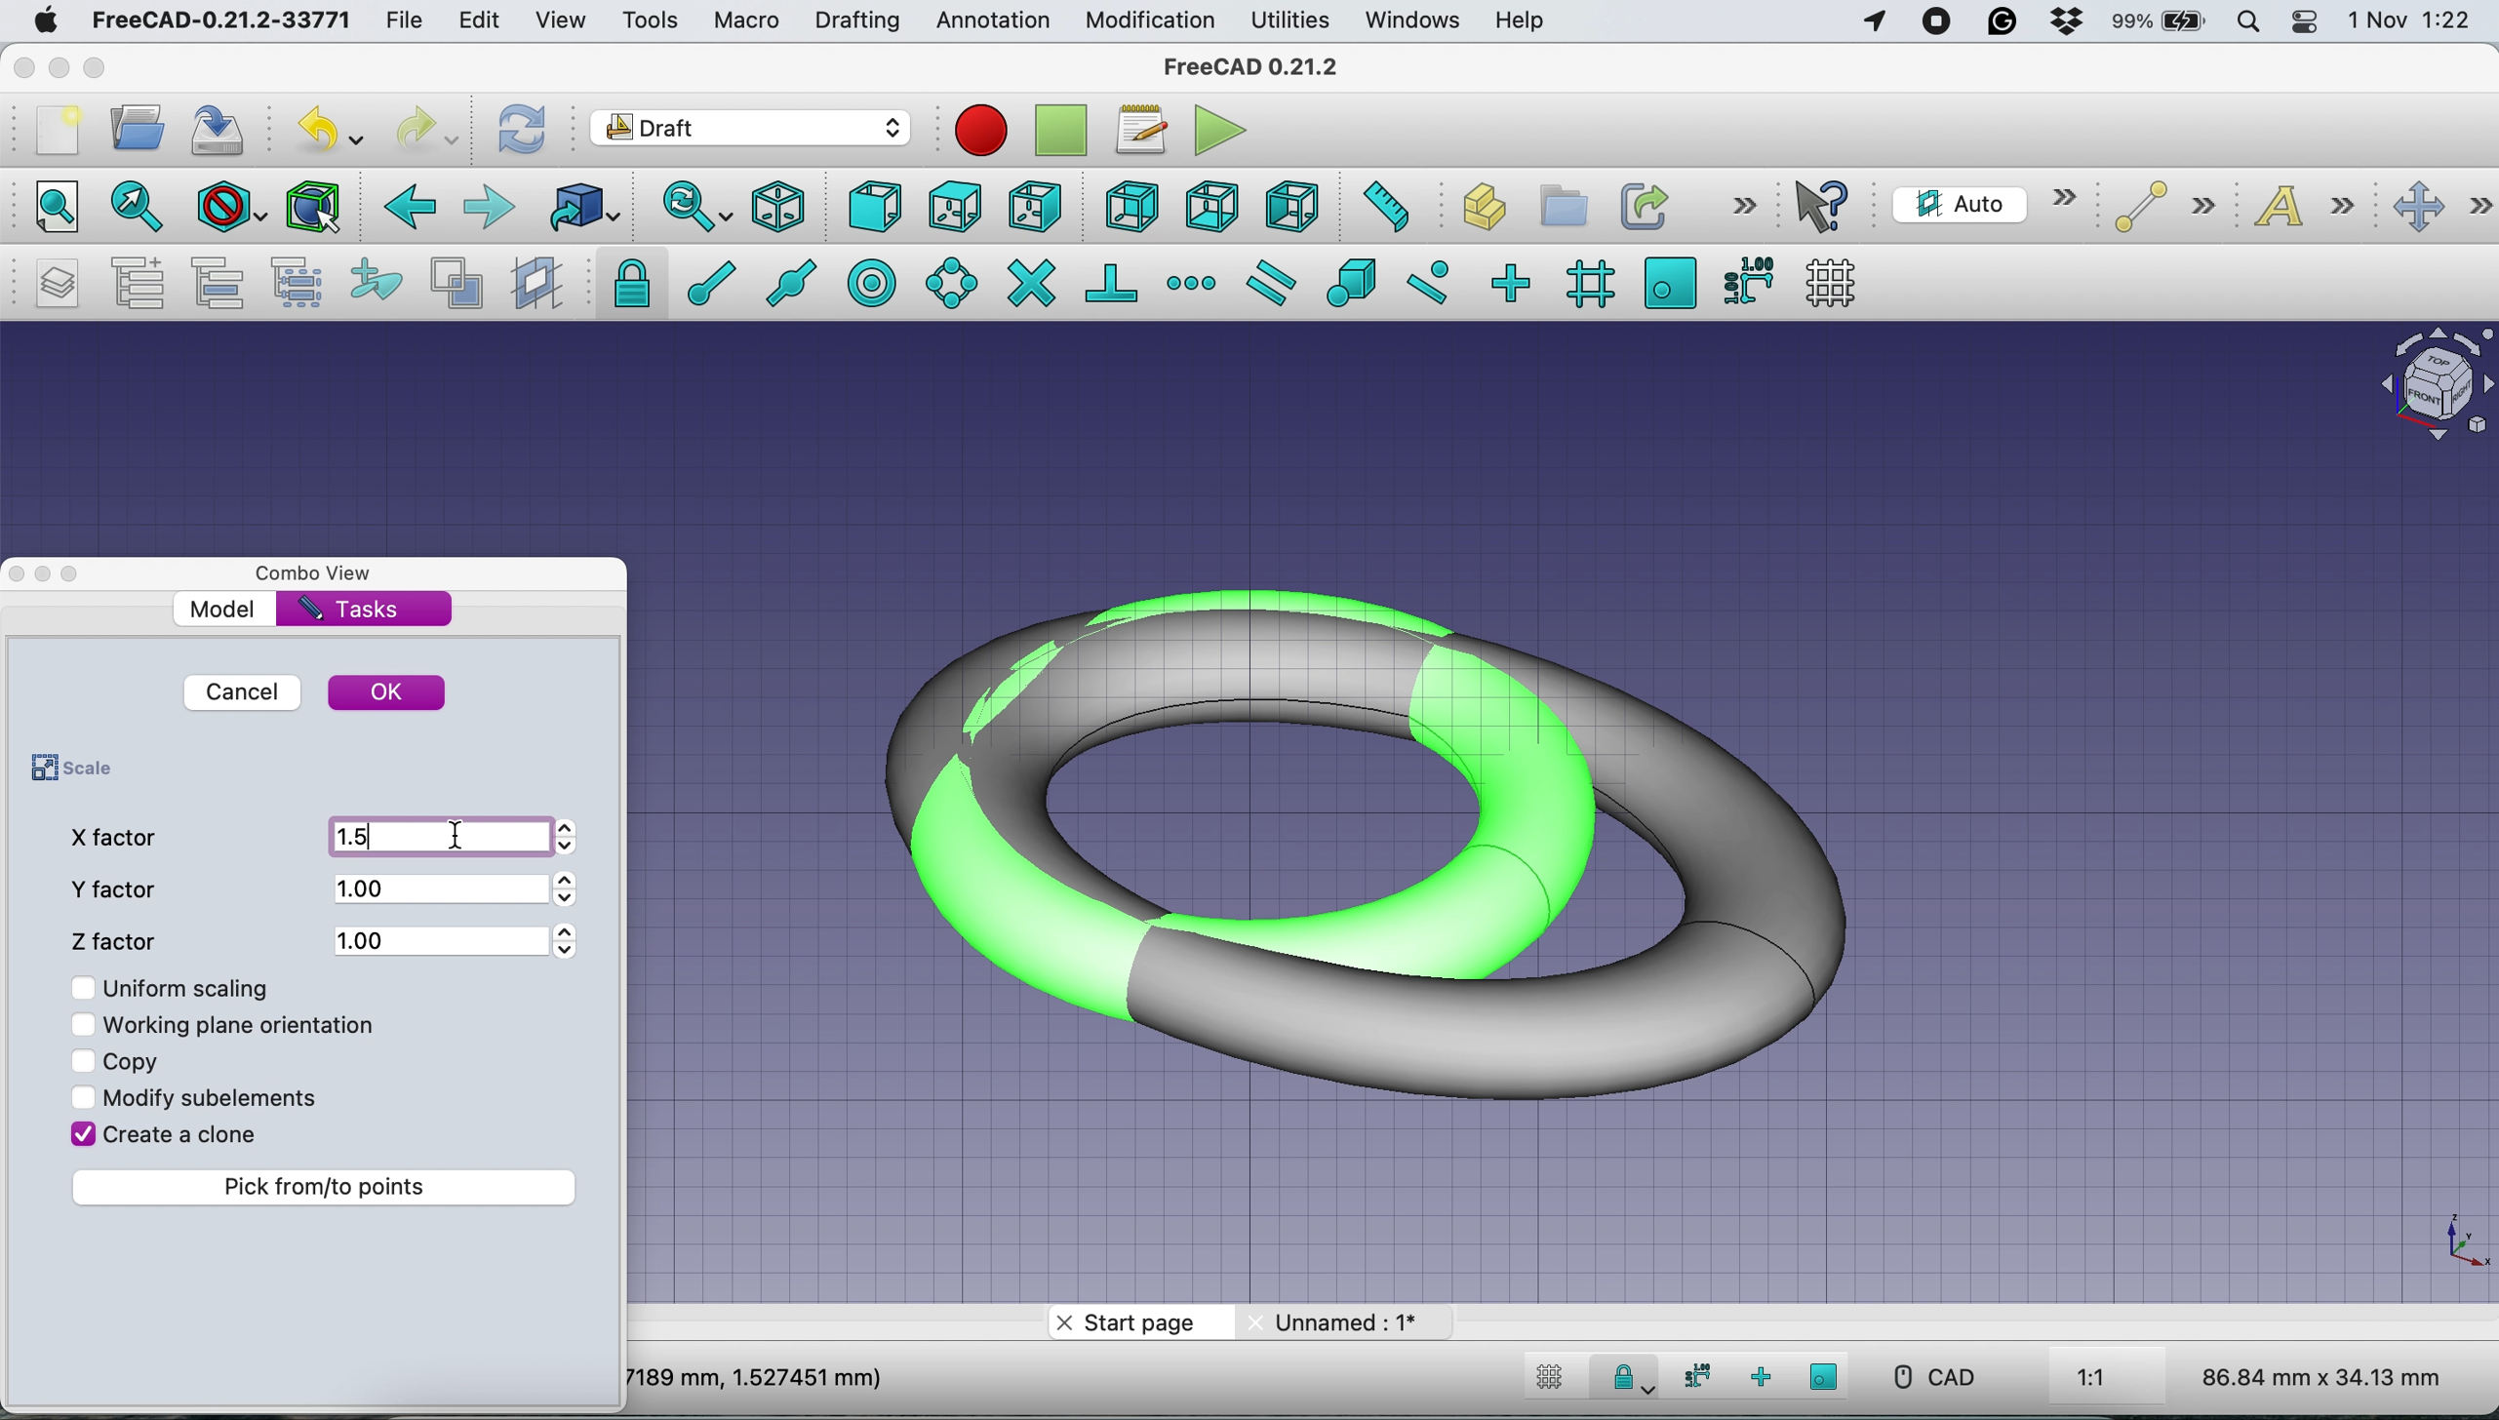  Describe the element at coordinates (2114, 1379) in the screenshot. I see `1:1` at that location.